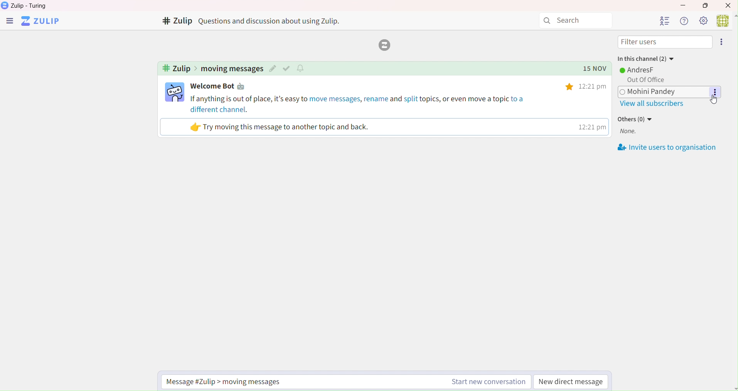 The height and width of the screenshot is (391, 738). I want to click on Users, so click(664, 21).